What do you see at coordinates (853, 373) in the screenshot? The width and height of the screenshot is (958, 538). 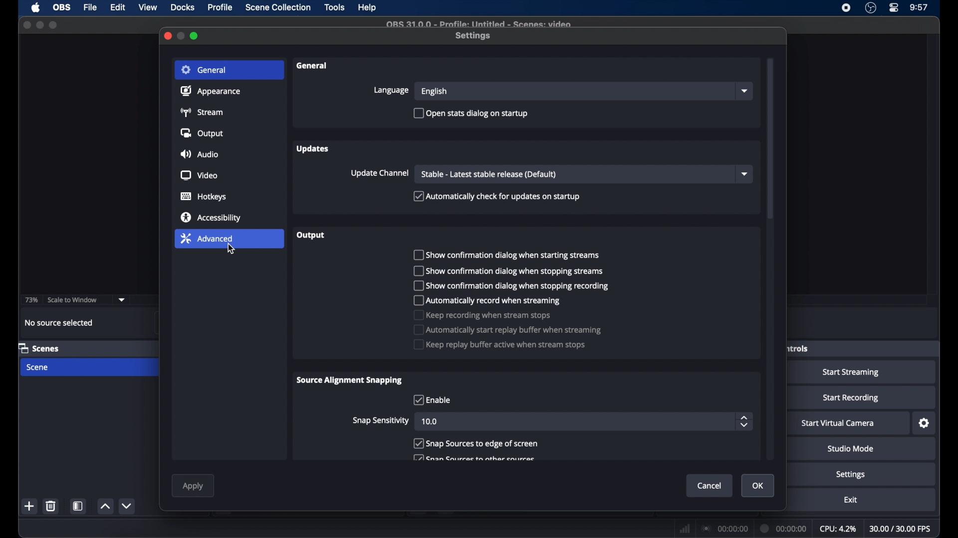 I see `start streaming` at bounding box center [853, 373].